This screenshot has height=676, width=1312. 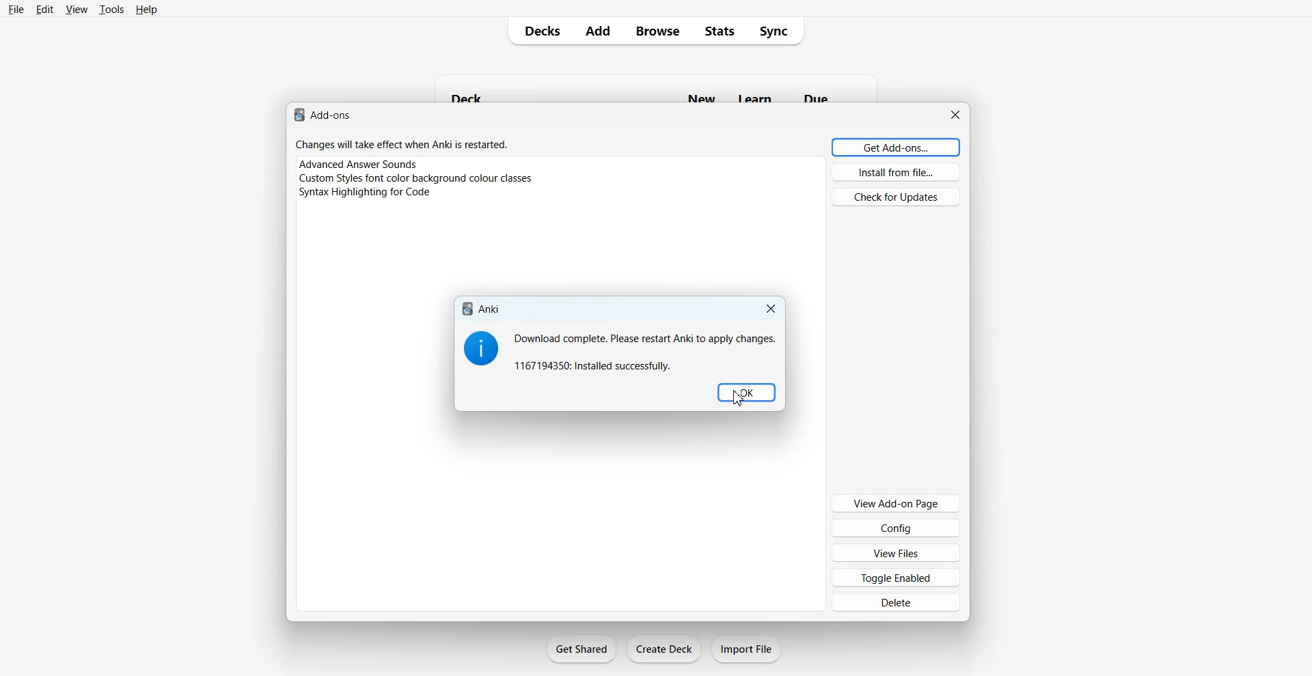 What do you see at coordinates (582, 649) in the screenshot?
I see `Get Shared` at bounding box center [582, 649].